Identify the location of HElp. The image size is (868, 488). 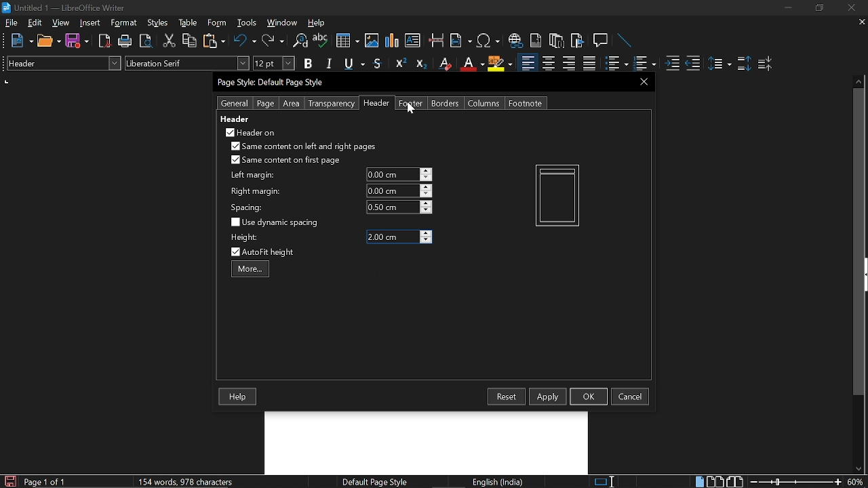
(317, 22).